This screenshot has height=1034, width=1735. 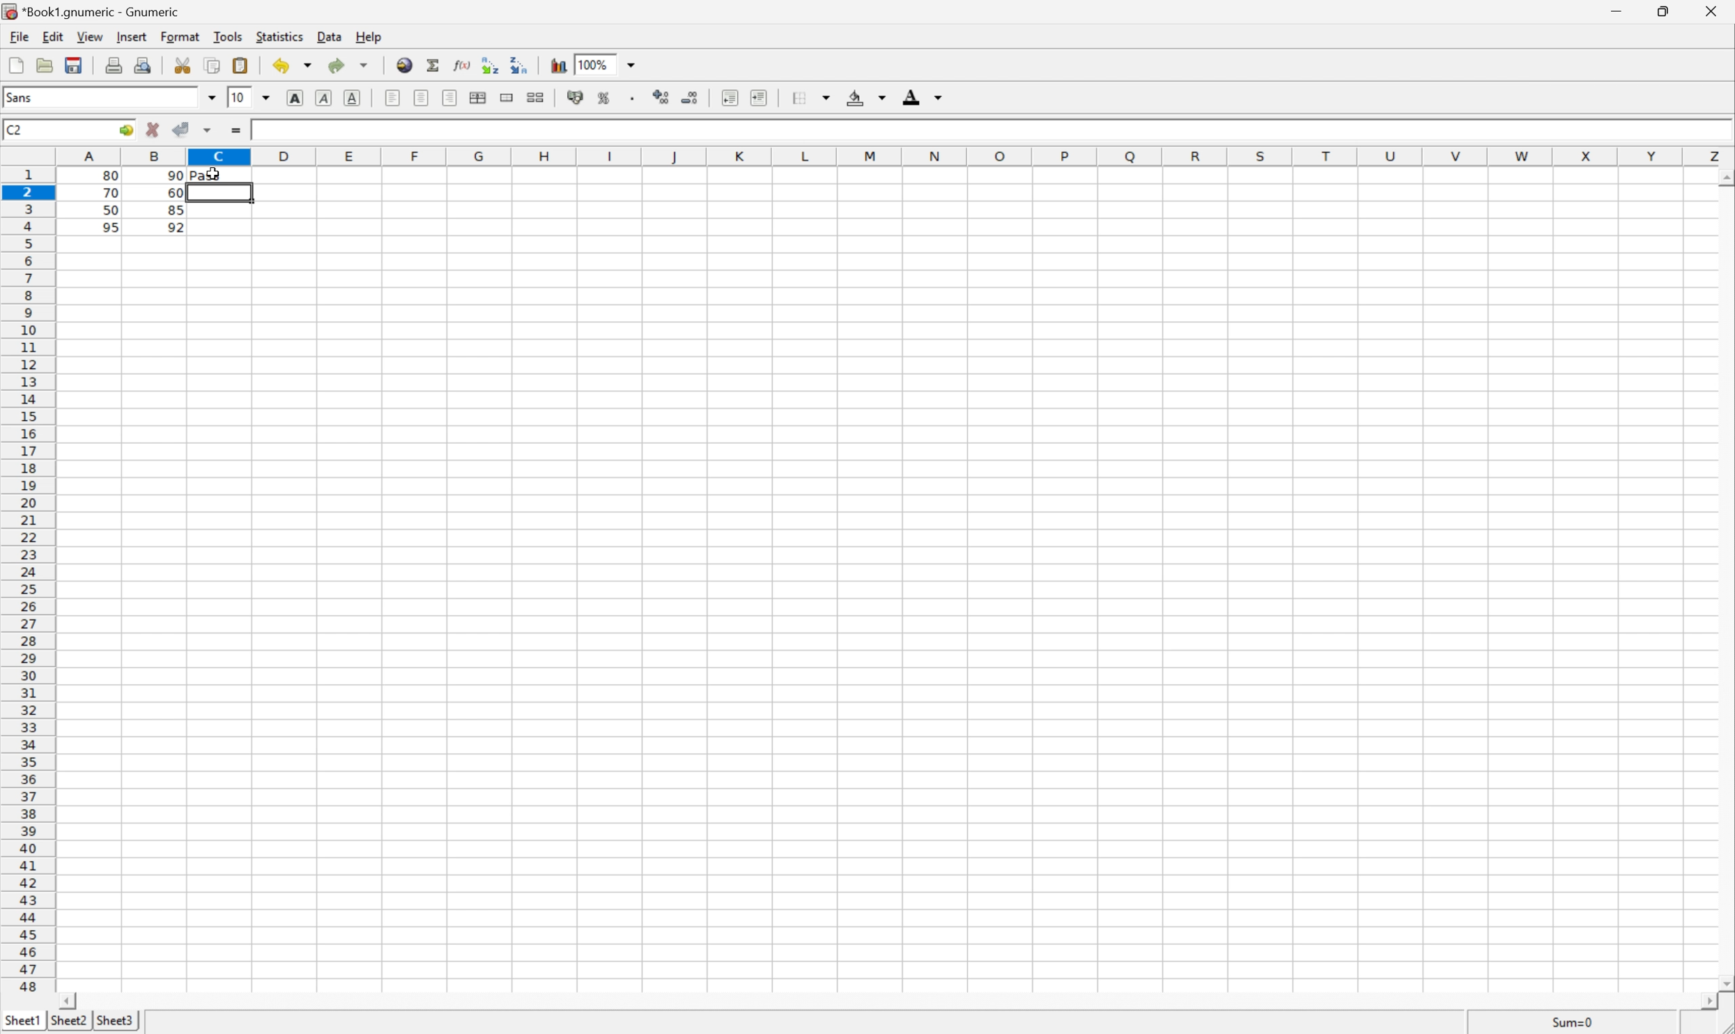 I want to click on Background, so click(x=867, y=98).